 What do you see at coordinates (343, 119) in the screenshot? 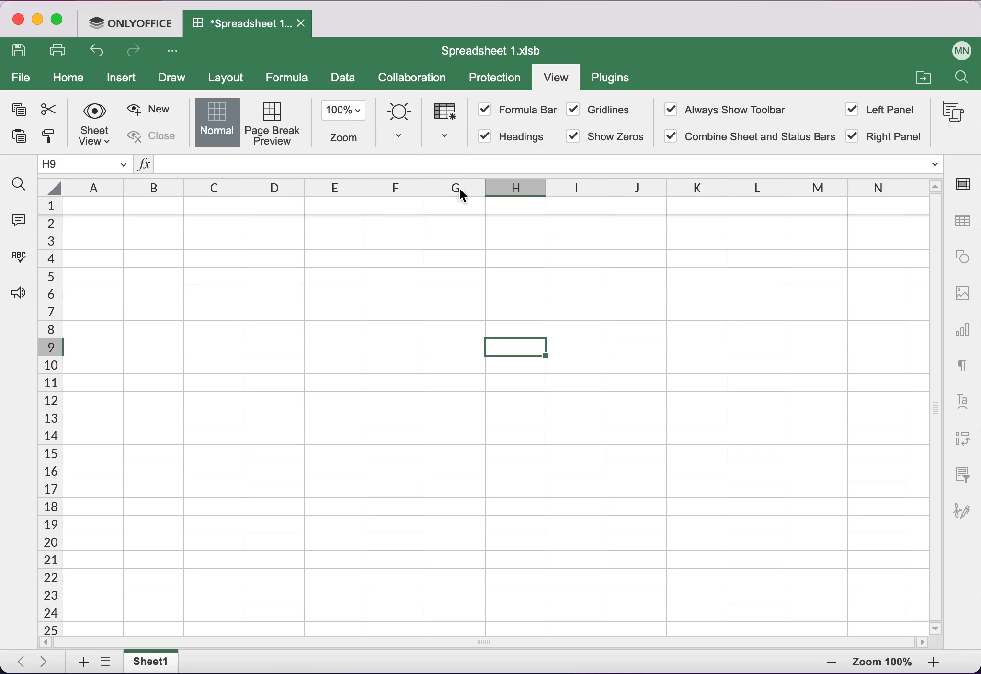
I see `recommended chart` at bounding box center [343, 119].